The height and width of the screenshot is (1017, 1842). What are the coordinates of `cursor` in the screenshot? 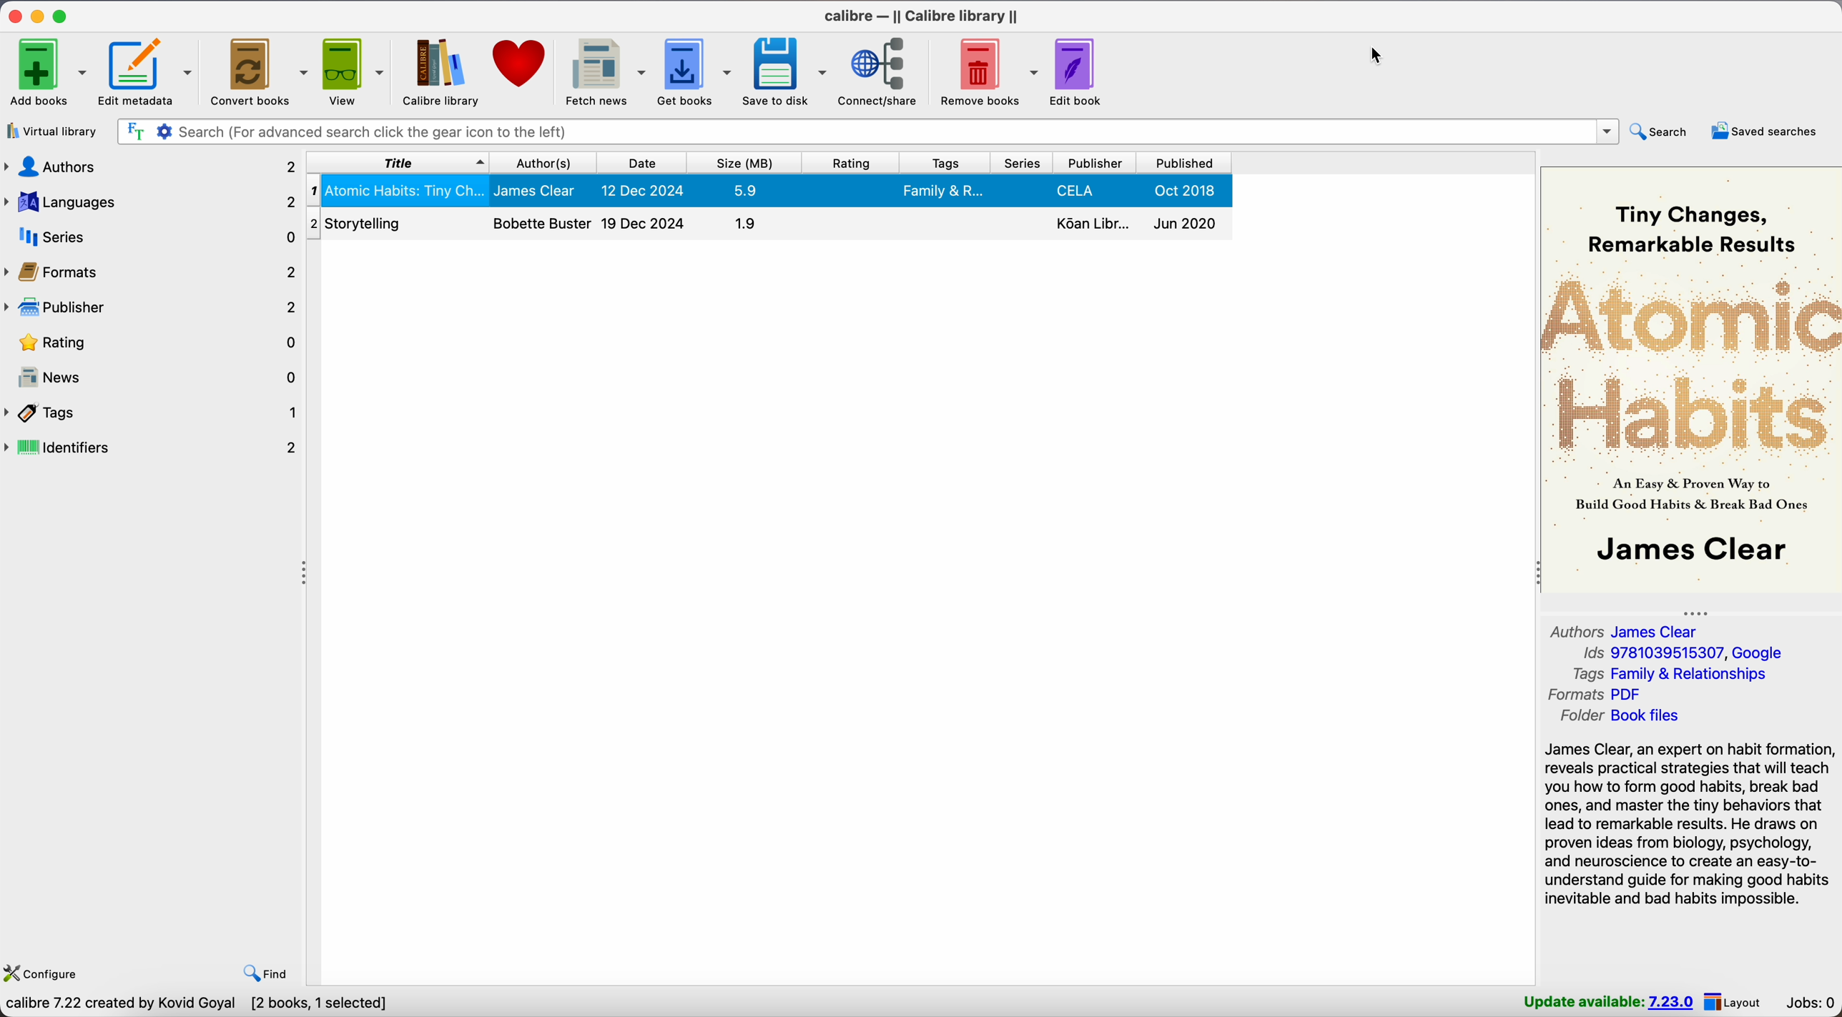 It's located at (1380, 55).